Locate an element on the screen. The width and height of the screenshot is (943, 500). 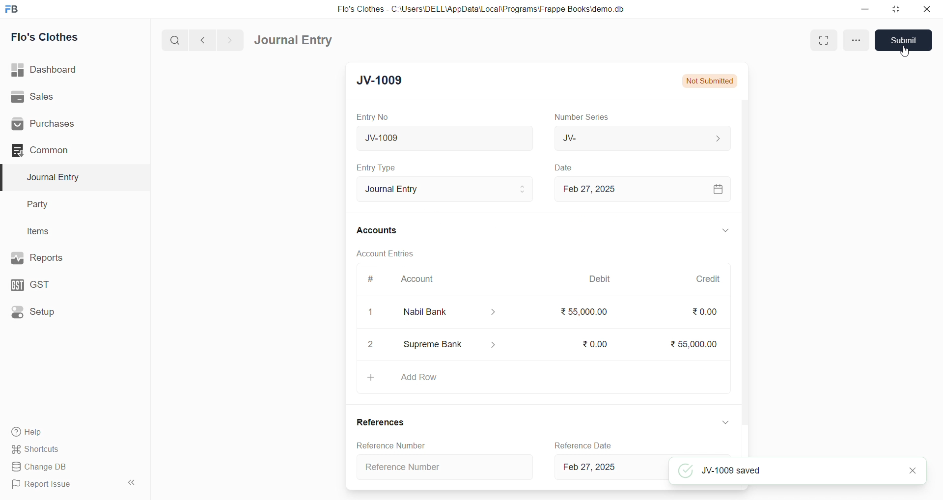
Entry No is located at coordinates (372, 117).